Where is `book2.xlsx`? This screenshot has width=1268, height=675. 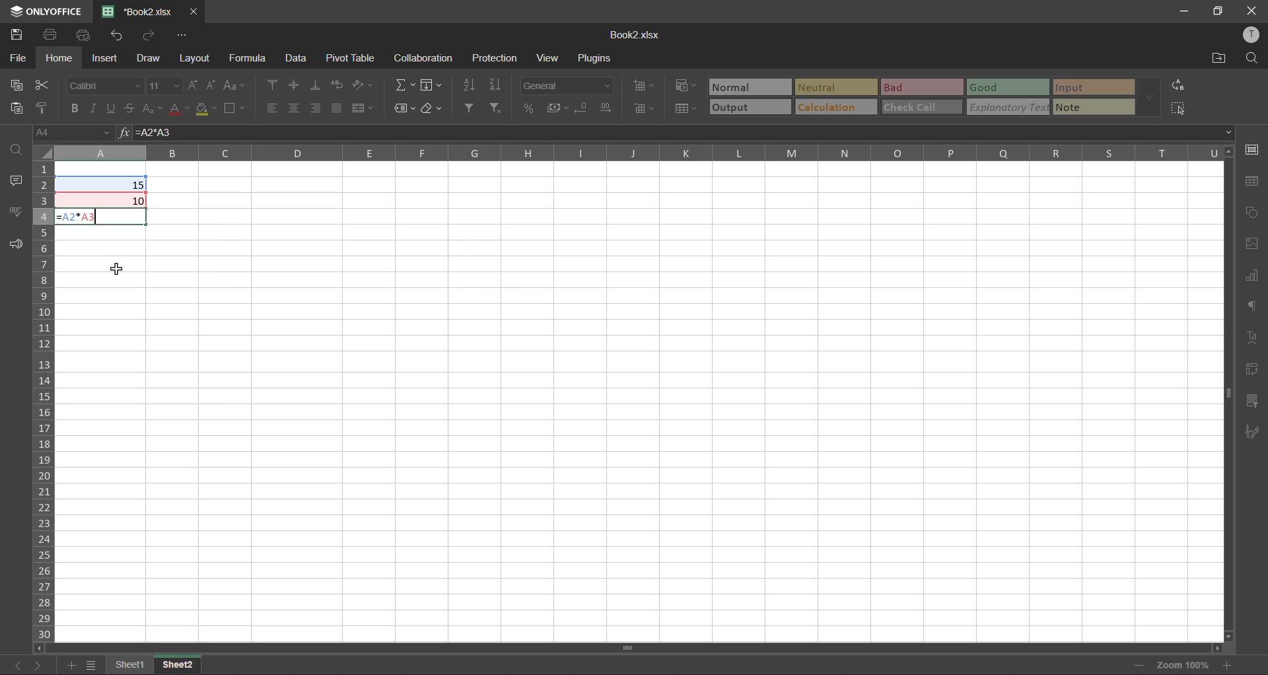 book2.xlsx is located at coordinates (133, 11).